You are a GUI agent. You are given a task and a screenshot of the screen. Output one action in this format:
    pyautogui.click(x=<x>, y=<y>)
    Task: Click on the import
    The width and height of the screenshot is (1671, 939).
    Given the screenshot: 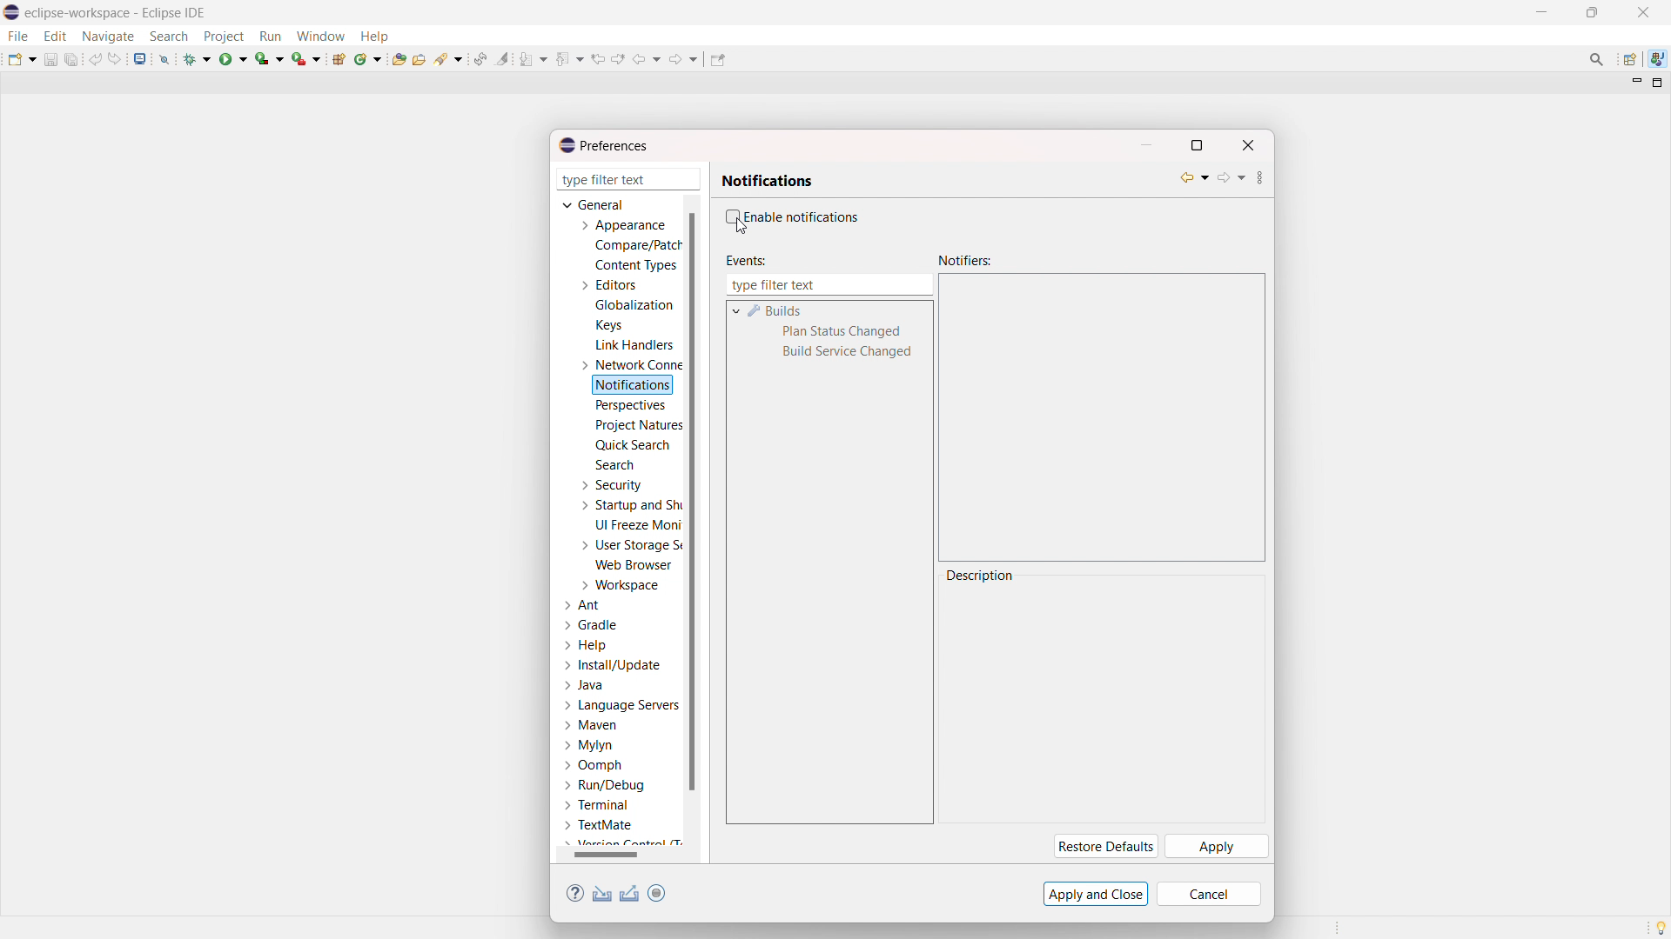 What is the action you would take?
    pyautogui.click(x=602, y=894)
    